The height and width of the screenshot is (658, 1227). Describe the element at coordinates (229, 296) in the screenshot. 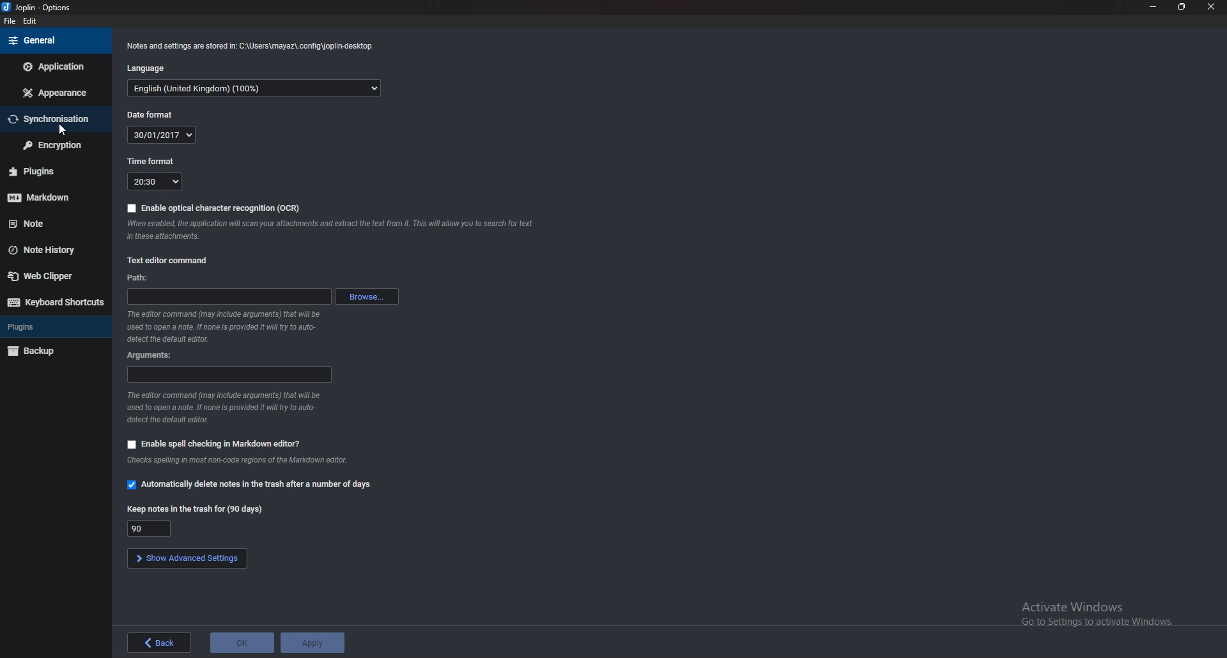

I see `path input` at that location.